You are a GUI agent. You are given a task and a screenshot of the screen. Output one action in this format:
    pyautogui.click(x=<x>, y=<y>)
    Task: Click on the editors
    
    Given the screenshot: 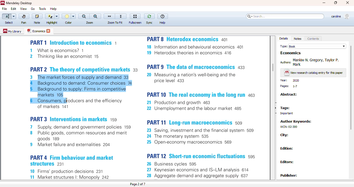 What is the action you would take?
    pyautogui.click(x=288, y=162)
    